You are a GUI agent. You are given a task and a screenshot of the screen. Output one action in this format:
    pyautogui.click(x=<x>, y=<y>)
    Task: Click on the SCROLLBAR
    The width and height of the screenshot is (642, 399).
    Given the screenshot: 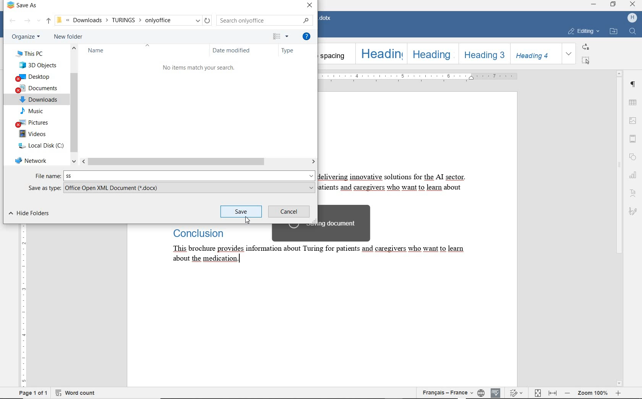 What is the action you would take?
    pyautogui.click(x=198, y=162)
    